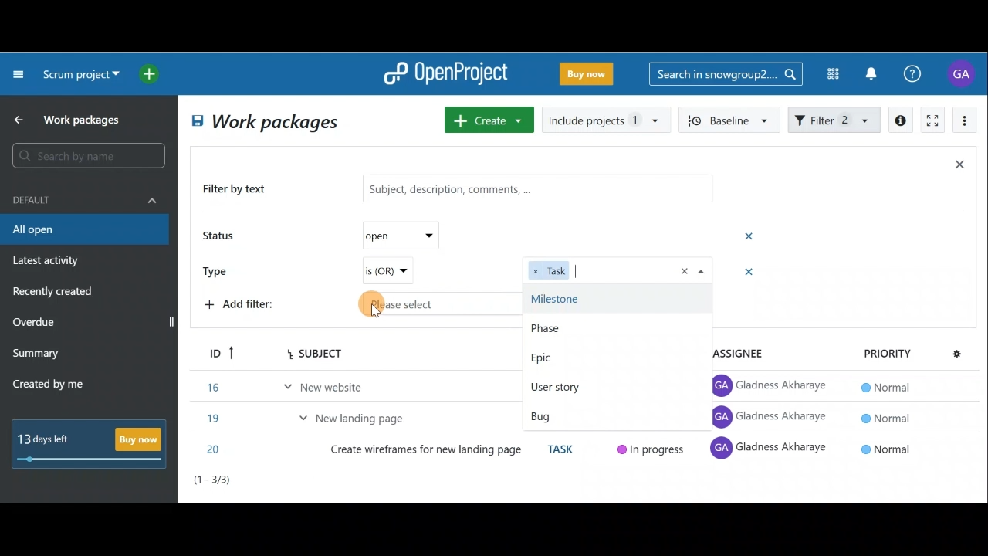 The width and height of the screenshot is (988, 556). Describe the element at coordinates (36, 324) in the screenshot. I see `Overdue` at that location.